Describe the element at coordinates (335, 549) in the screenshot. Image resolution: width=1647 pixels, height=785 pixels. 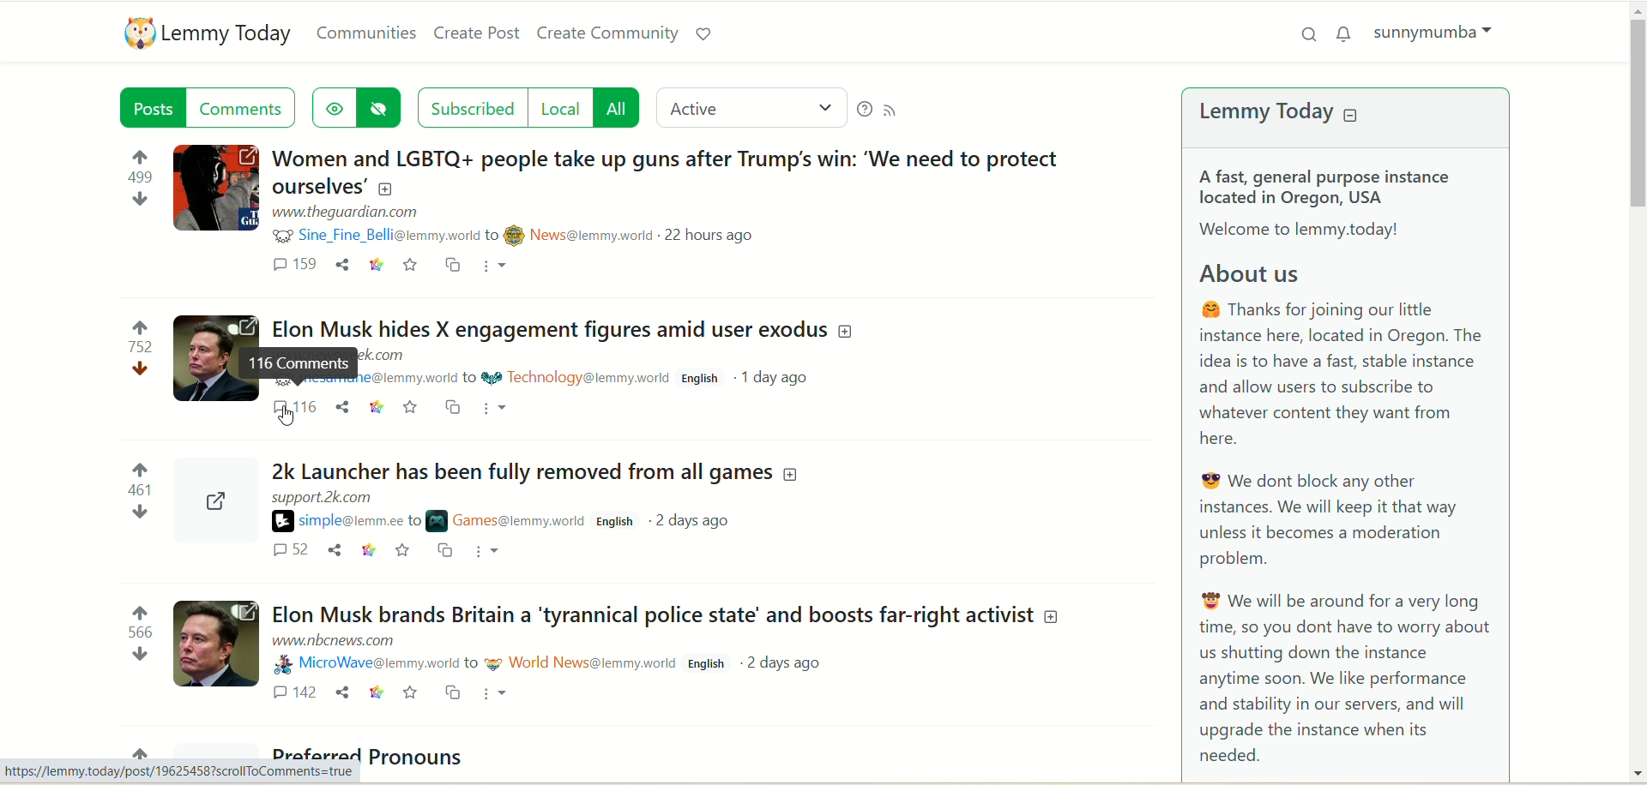
I see `share` at that location.